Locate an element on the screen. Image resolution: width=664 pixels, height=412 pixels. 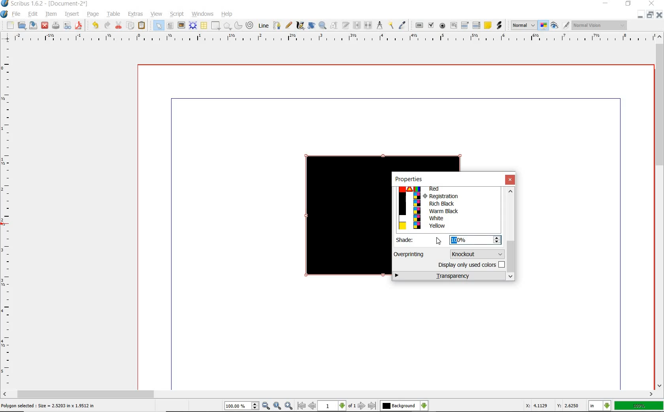
RESTORE is located at coordinates (648, 16).